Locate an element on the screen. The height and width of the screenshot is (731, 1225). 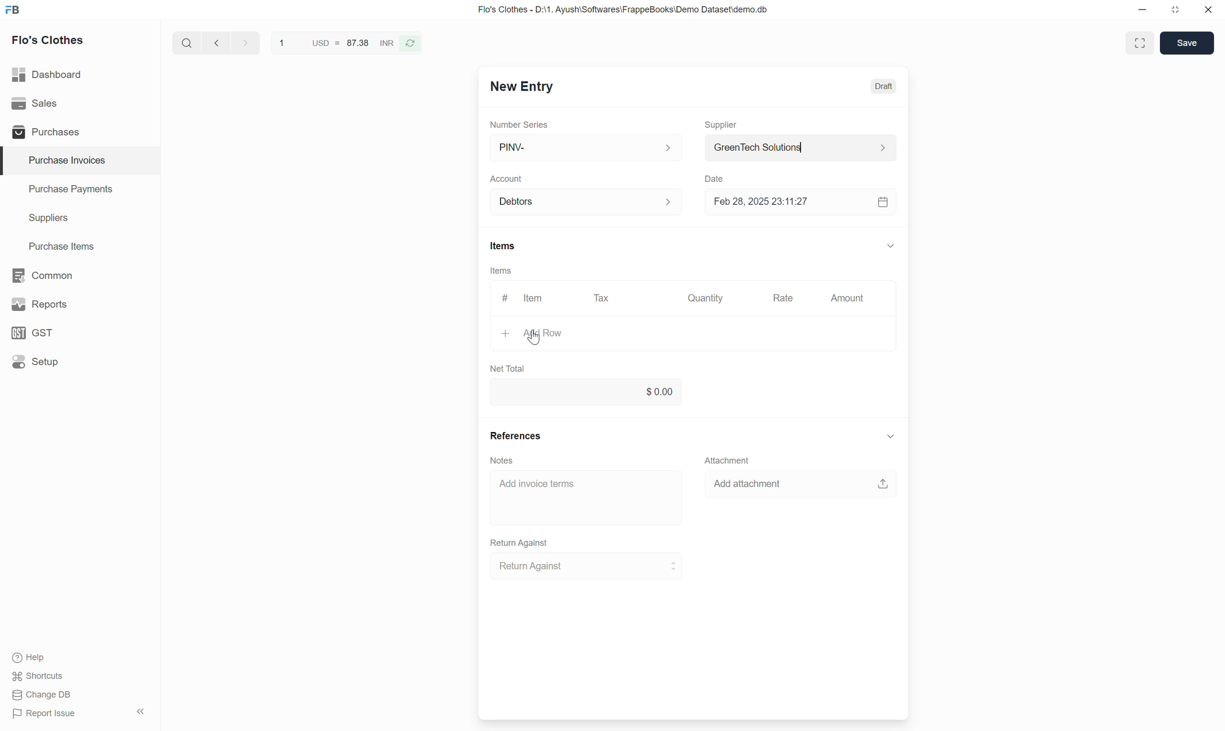
Cursor is located at coordinates (533, 336).